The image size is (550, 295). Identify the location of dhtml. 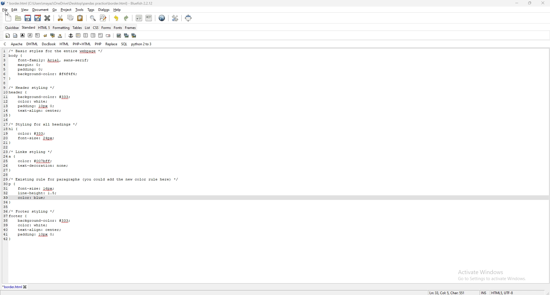
(32, 44).